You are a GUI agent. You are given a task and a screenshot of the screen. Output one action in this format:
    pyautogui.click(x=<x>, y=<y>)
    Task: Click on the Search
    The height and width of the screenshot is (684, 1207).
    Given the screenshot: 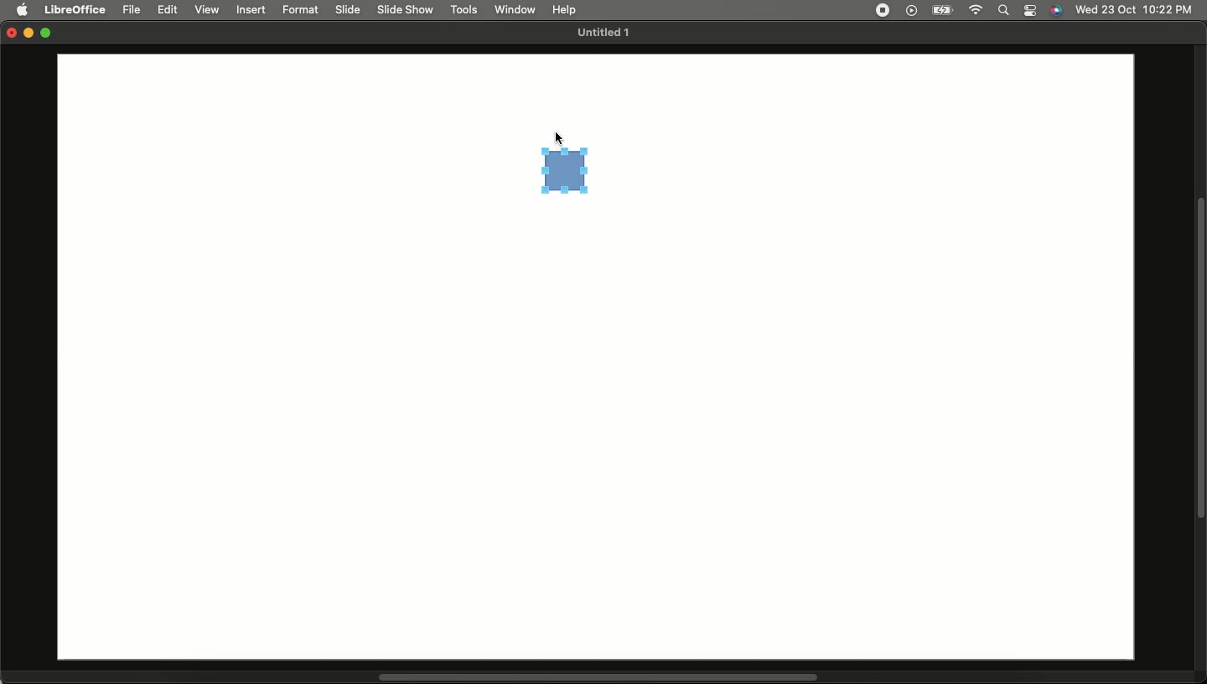 What is the action you would take?
    pyautogui.click(x=1002, y=11)
    